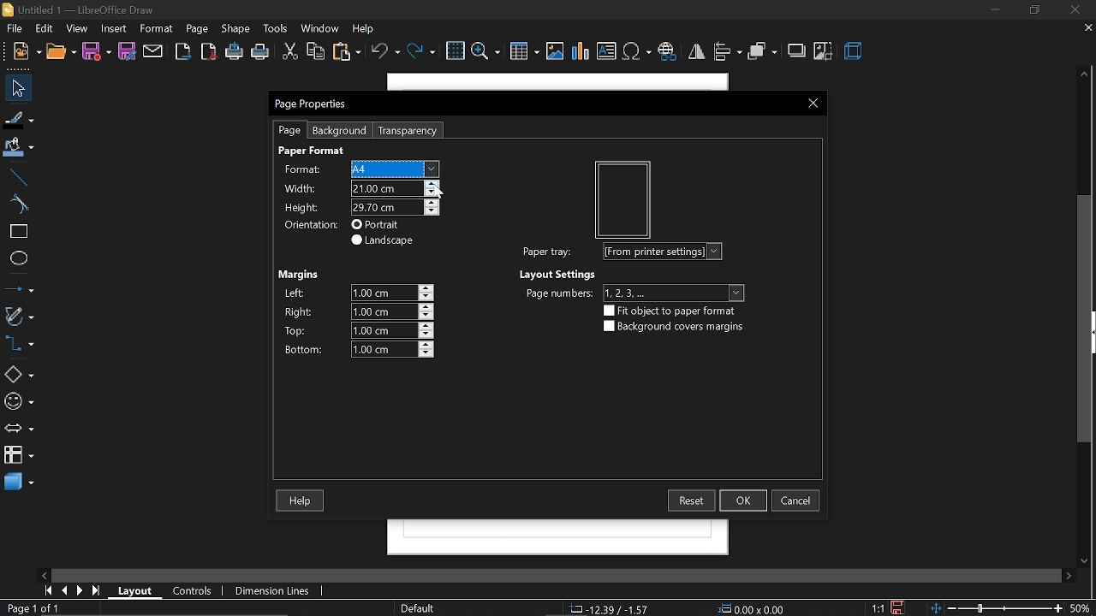 Image resolution: width=1096 pixels, height=616 pixels. What do you see at coordinates (1031, 10) in the screenshot?
I see `restore down` at bounding box center [1031, 10].